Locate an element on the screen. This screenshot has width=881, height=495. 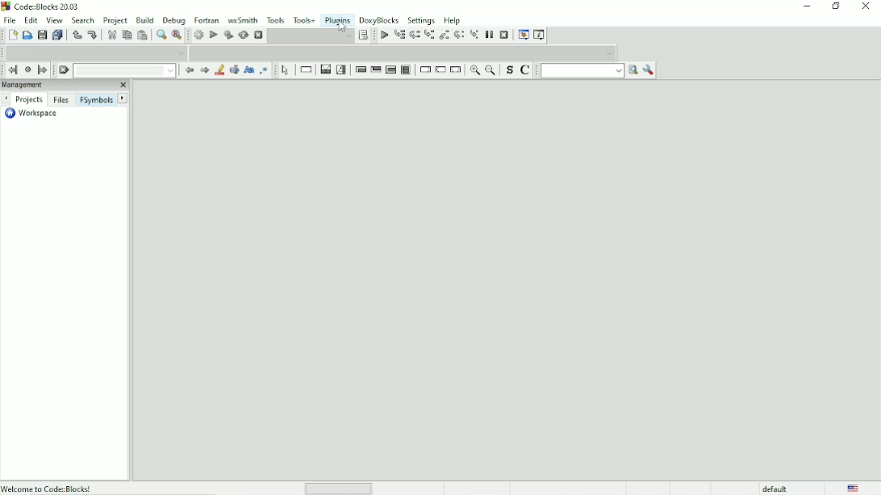
Settings is located at coordinates (422, 19).